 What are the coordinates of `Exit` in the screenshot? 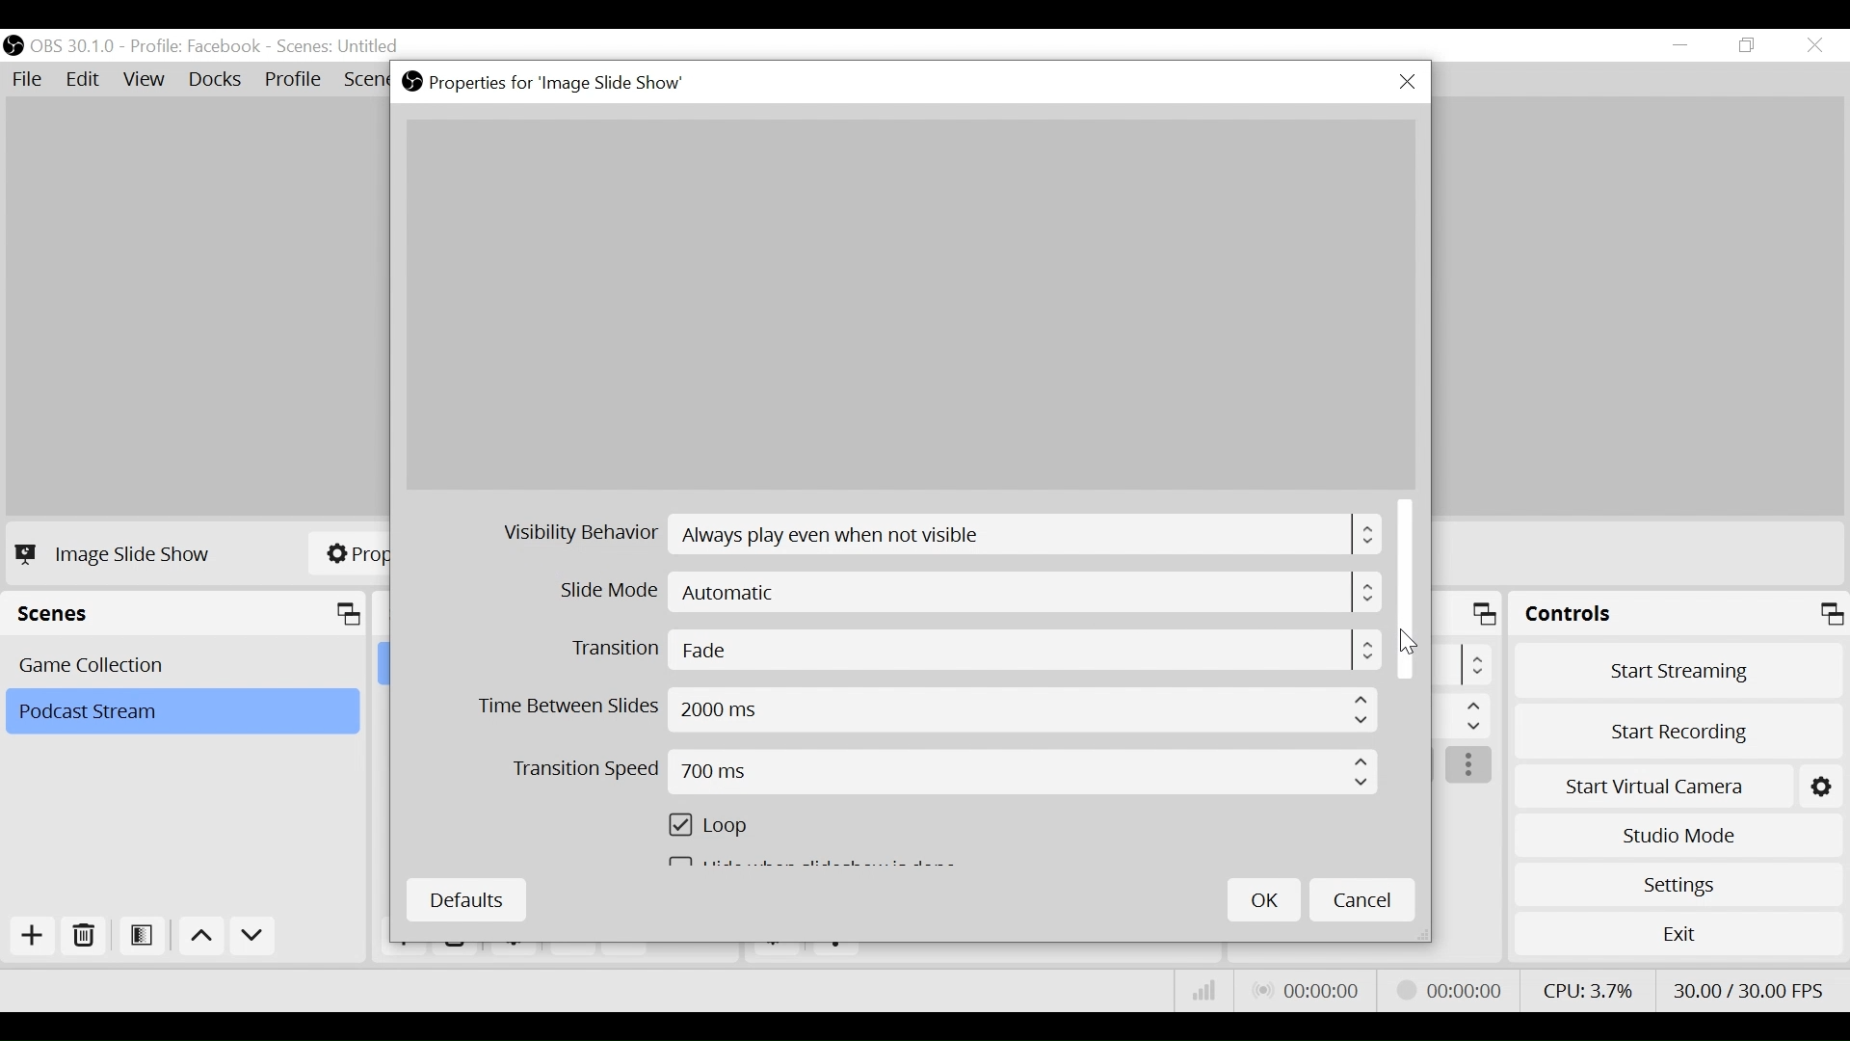 It's located at (1678, 938).